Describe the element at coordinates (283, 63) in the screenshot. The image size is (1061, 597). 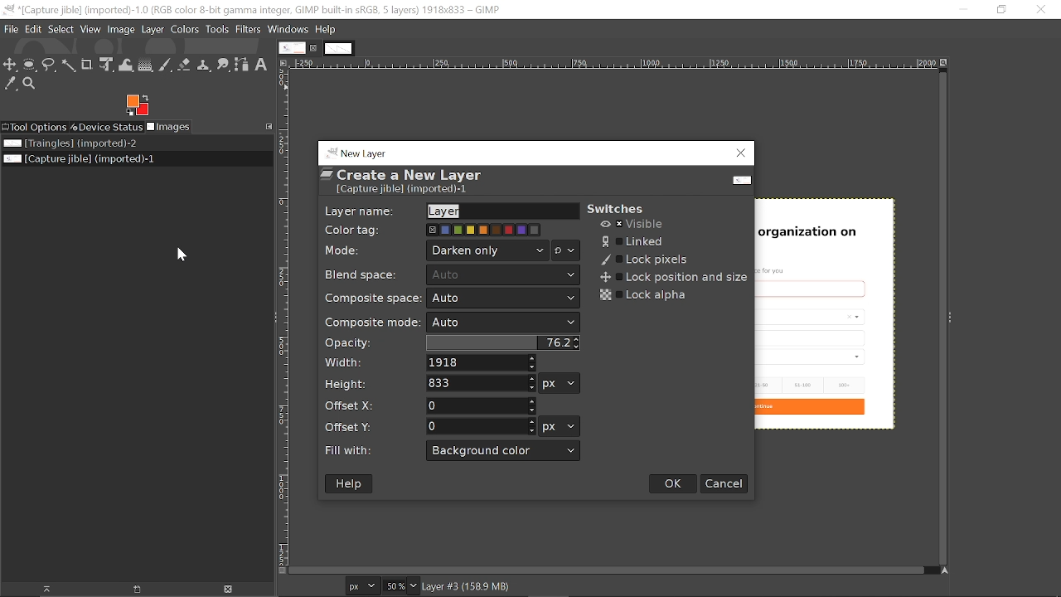
I see `Access this image menu` at that location.